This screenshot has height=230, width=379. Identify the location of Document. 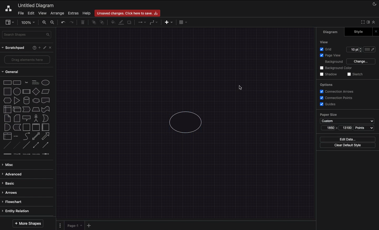
(46, 100).